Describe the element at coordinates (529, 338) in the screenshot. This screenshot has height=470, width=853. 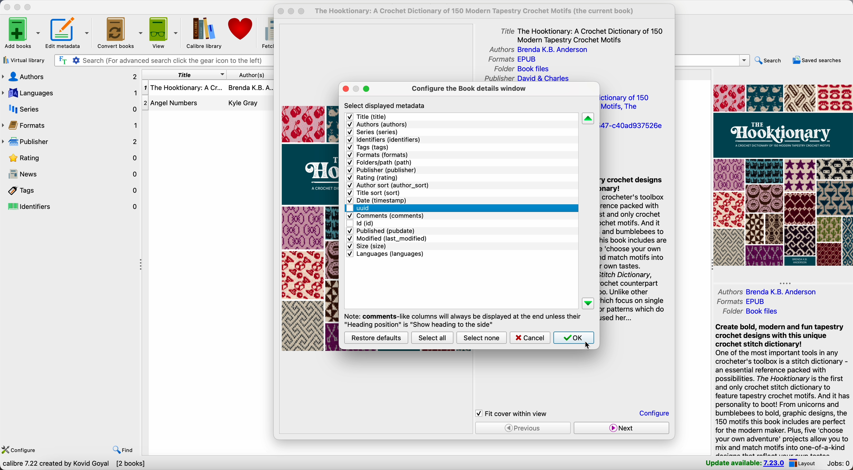
I see `cancel` at that location.